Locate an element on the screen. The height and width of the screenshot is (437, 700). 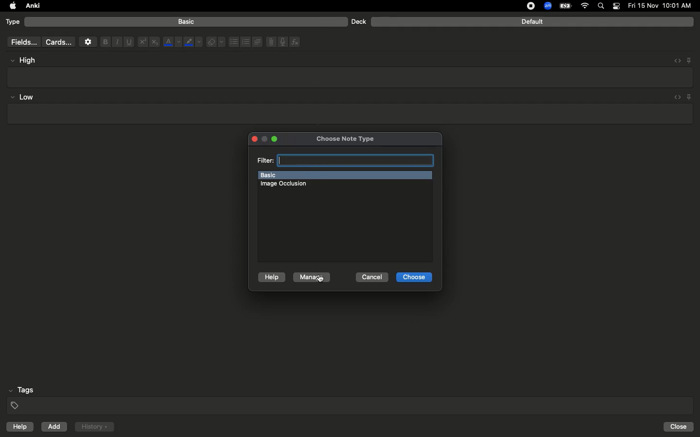
cursor is located at coordinates (324, 281).